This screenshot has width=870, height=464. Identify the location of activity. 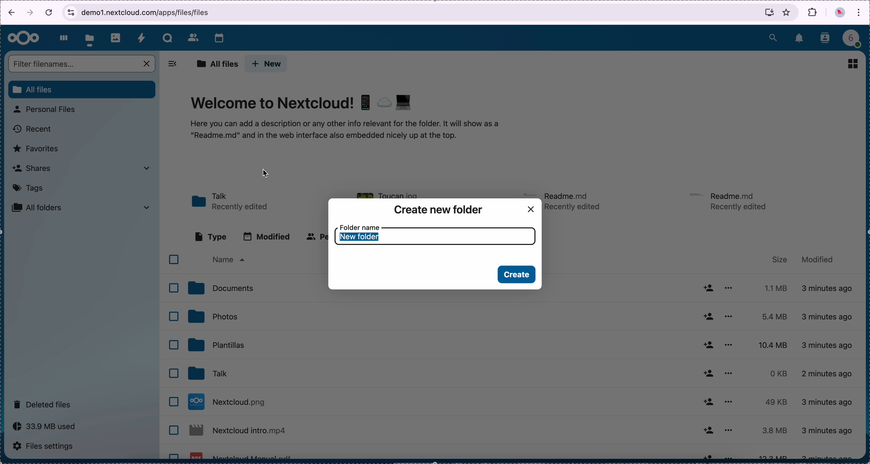
(141, 37).